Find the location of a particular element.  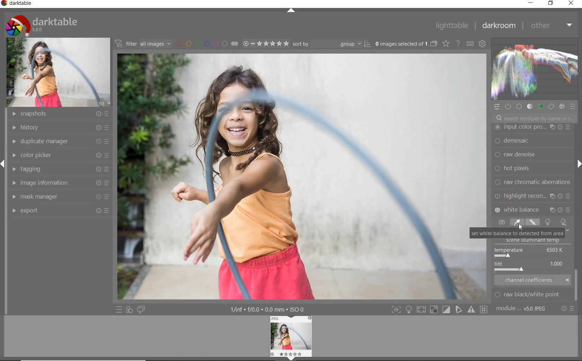

color is located at coordinates (540, 106).